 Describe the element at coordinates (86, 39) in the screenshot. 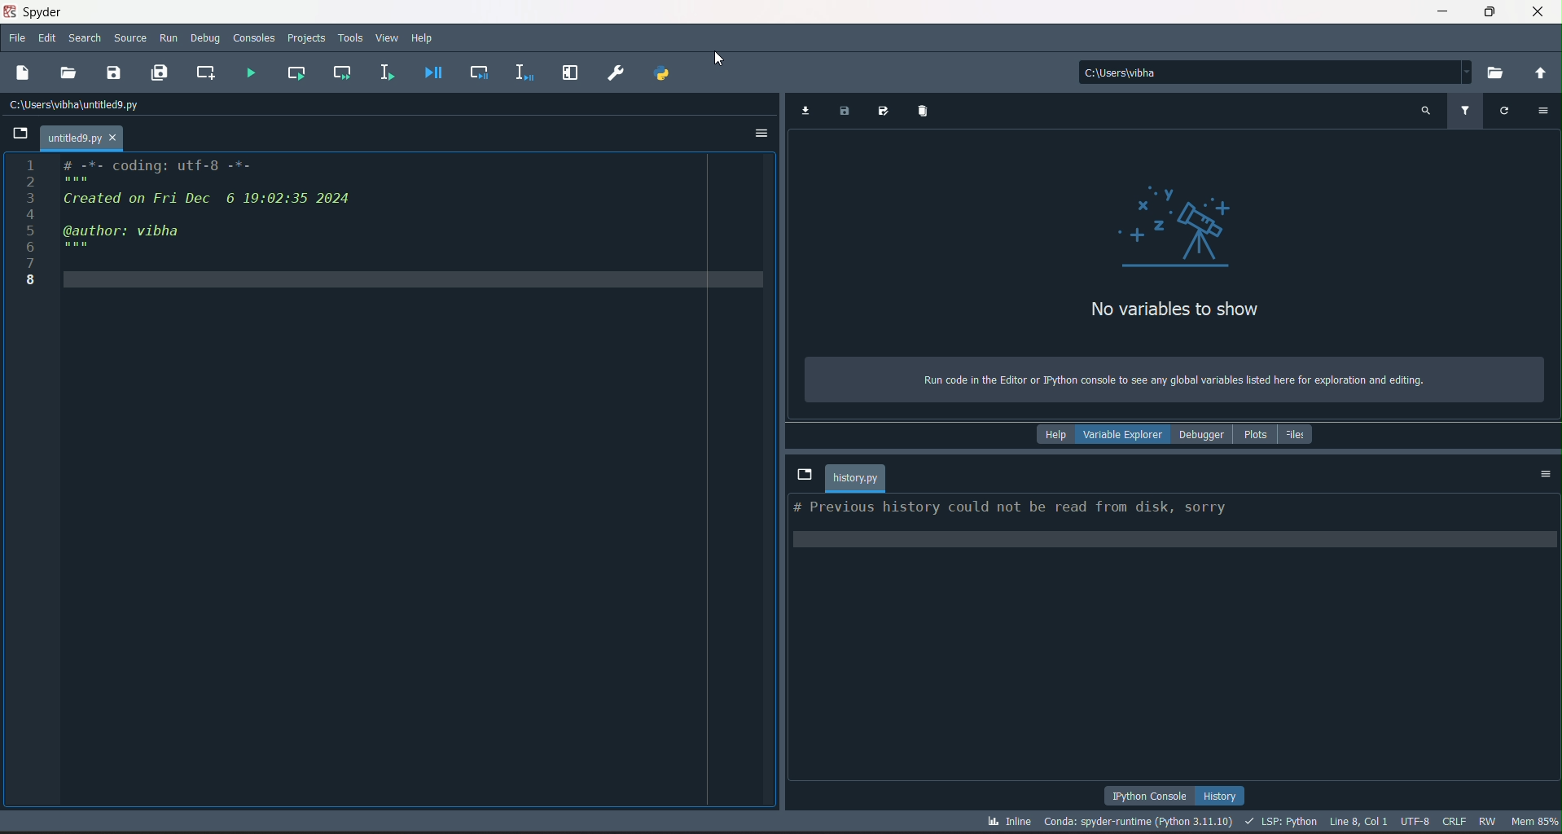

I see `search` at that location.